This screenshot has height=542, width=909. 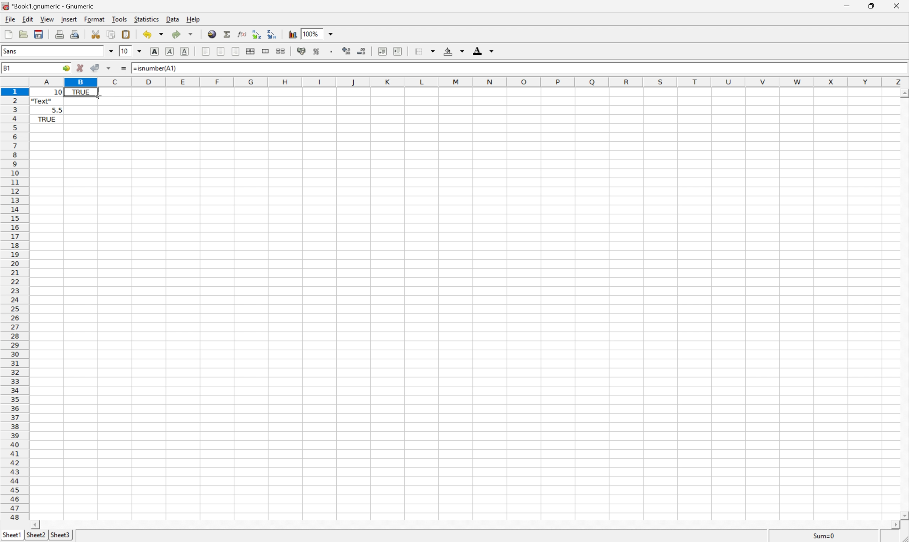 What do you see at coordinates (272, 33) in the screenshot?
I see `Sort the selected region in descending order based on the first column selected` at bounding box center [272, 33].